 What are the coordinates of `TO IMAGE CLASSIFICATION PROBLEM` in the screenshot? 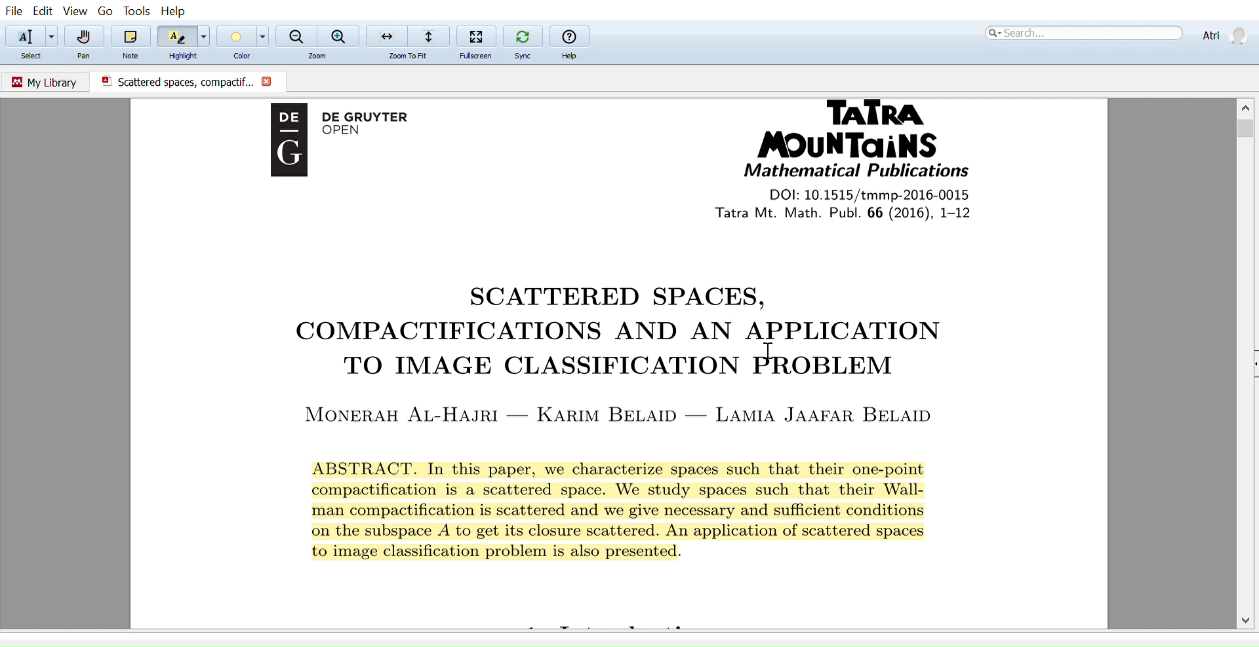 It's located at (628, 367).